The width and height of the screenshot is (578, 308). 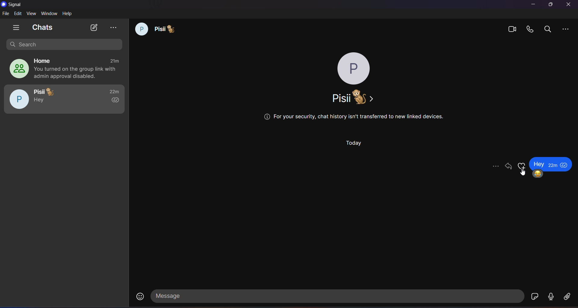 I want to click on stickers, so click(x=535, y=296).